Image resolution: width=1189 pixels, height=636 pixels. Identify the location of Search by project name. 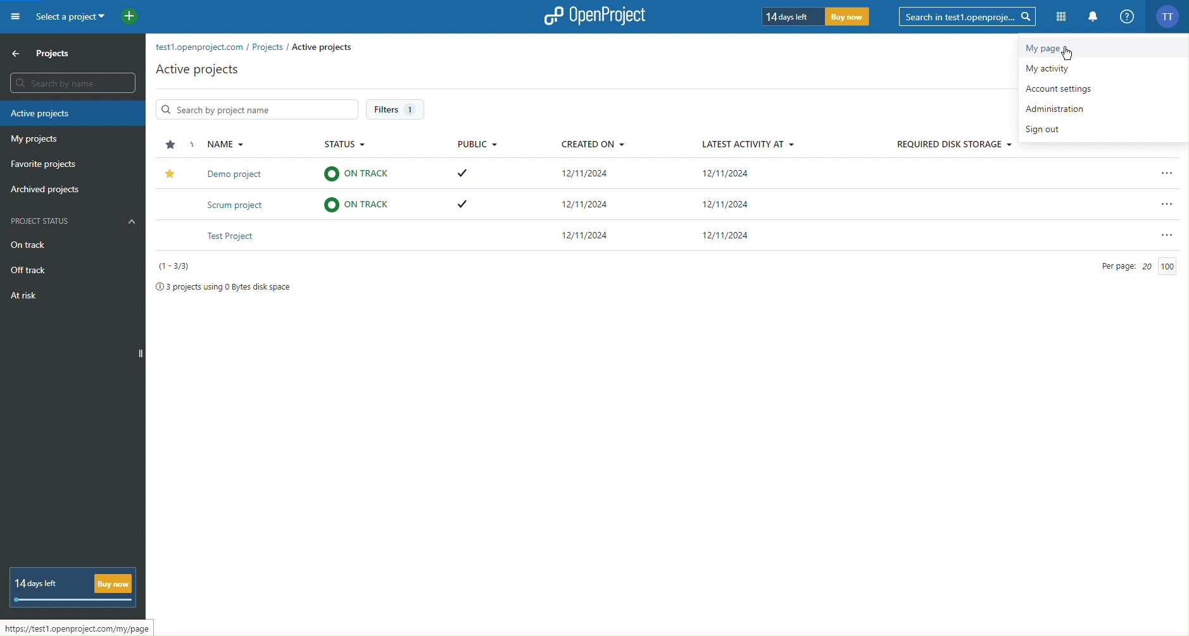
(259, 109).